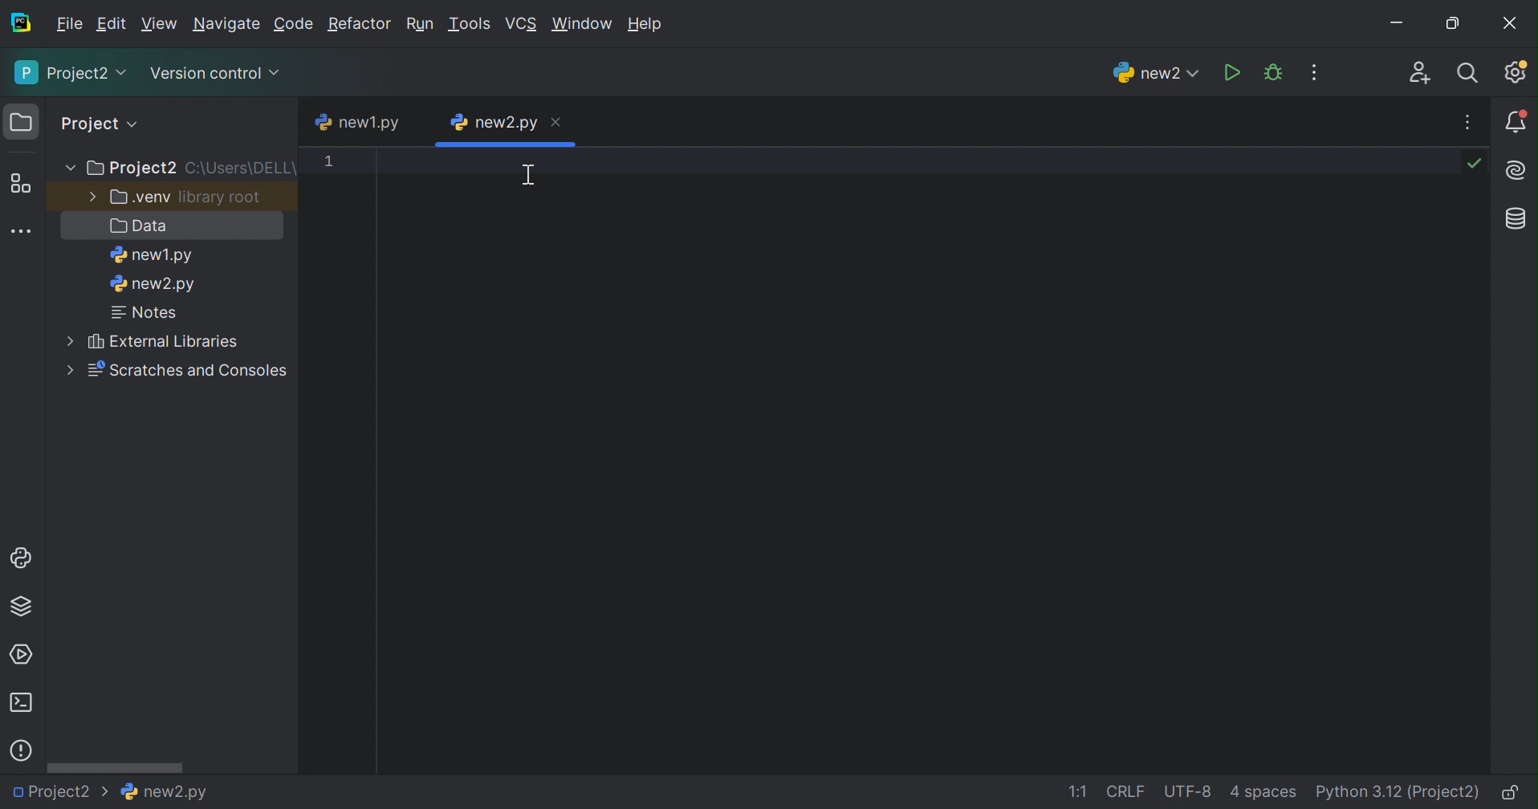 This screenshot has height=809, width=1538. Describe the element at coordinates (584, 24) in the screenshot. I see `Windows` at that location.